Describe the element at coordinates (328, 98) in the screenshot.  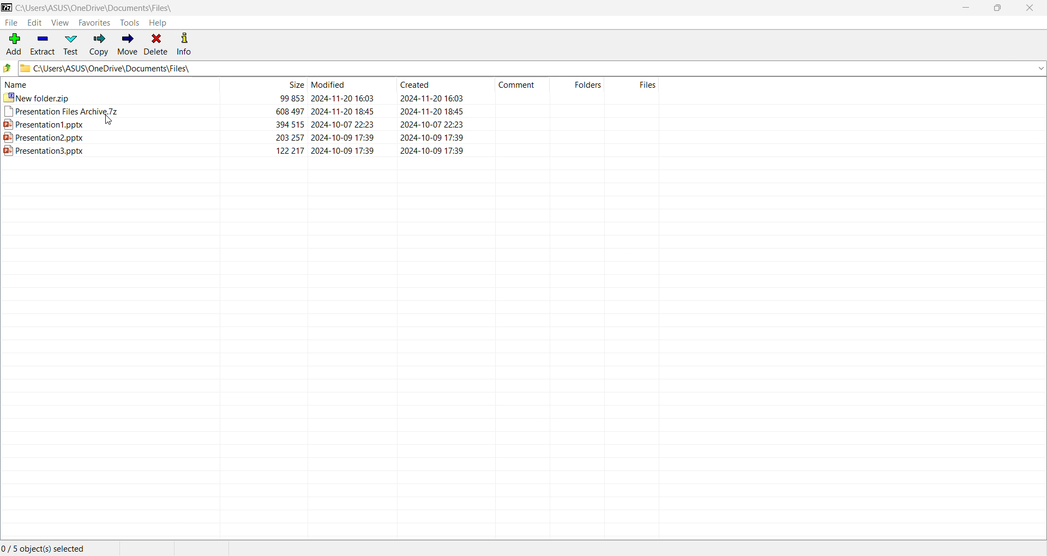
I see `new folder` at that location.